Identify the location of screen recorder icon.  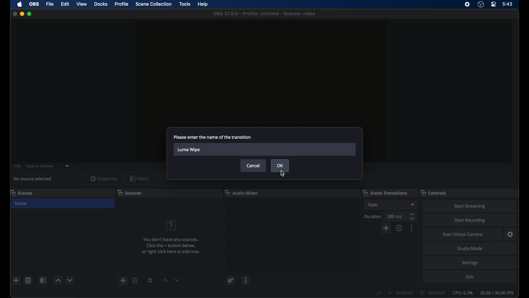
(467, 4).